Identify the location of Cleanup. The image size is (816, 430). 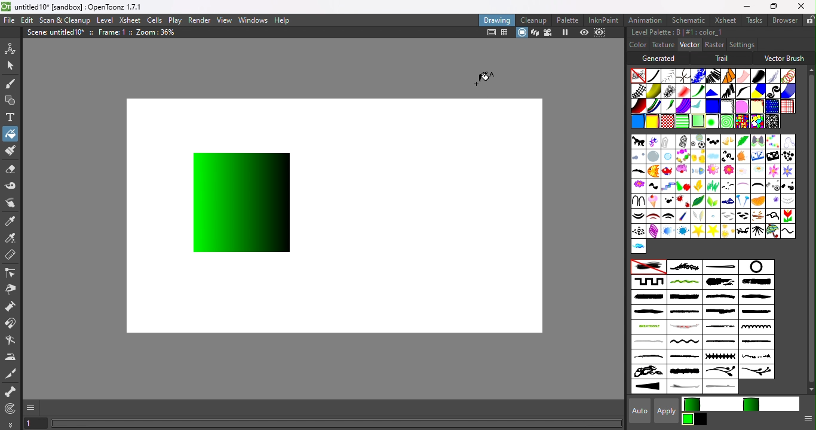
(533, 20).